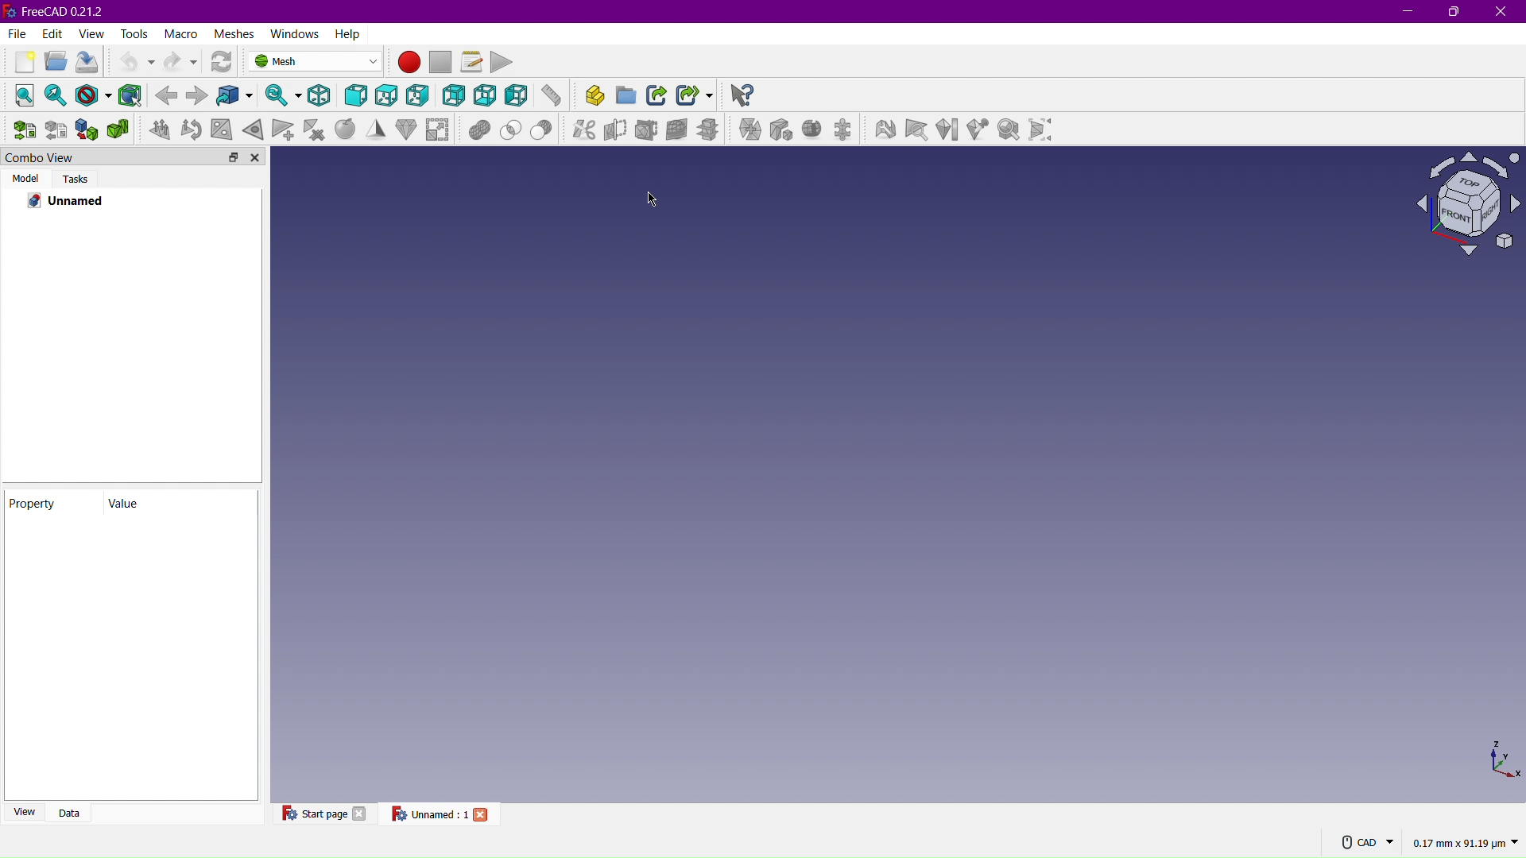 Image resolution: width=1526 pixels, height=858 pixels. I want to click on Front, so click(357, 97).